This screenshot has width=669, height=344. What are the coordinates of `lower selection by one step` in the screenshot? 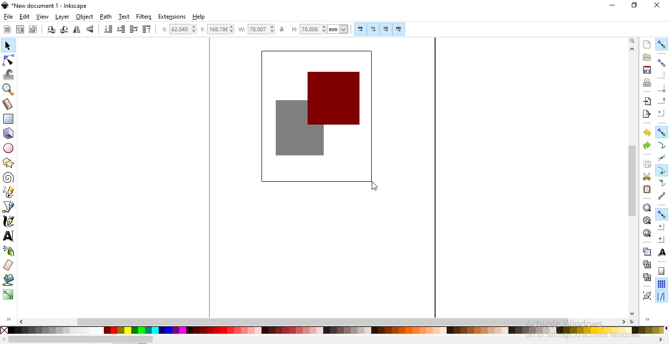 It's located at (121, 29).